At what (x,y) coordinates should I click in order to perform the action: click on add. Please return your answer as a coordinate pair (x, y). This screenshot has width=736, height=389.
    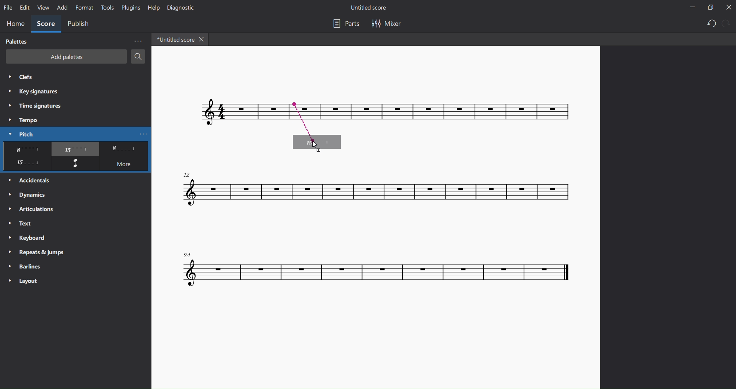
    Looking at the image, I should click on (61, 7).